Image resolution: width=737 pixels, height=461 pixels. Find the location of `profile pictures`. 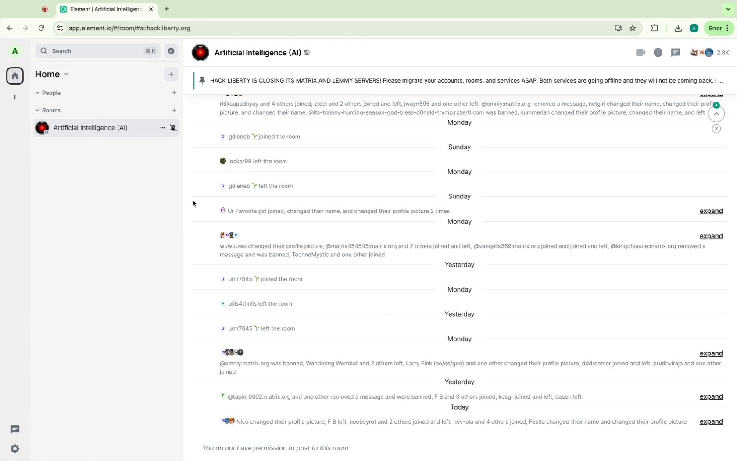

profile pictures is located at coordinates (233, 234).